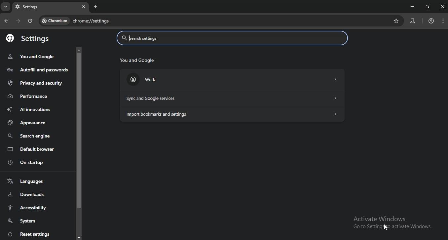  Describe the element at coordinates (19, 21) in the screenshot. I see `next page` at that location.